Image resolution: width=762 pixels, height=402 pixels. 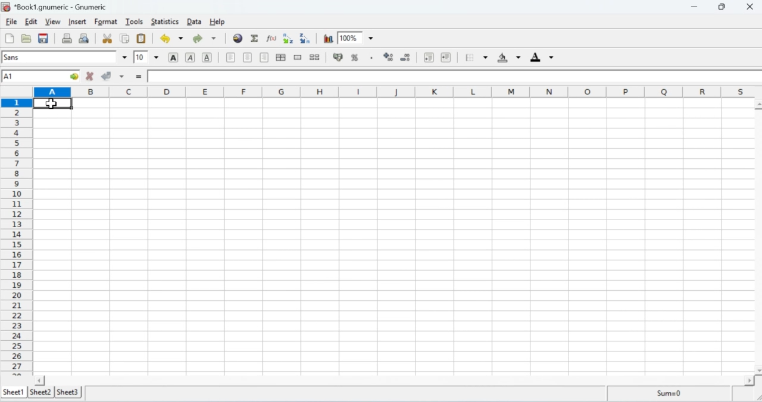 I want to click on Save the current workbook, so click(x=44, y=38).